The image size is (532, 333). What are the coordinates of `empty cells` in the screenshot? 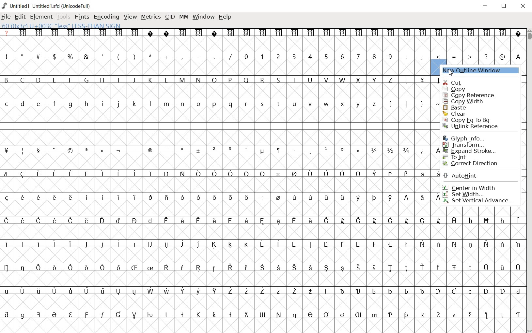 It's located at (262, 44).